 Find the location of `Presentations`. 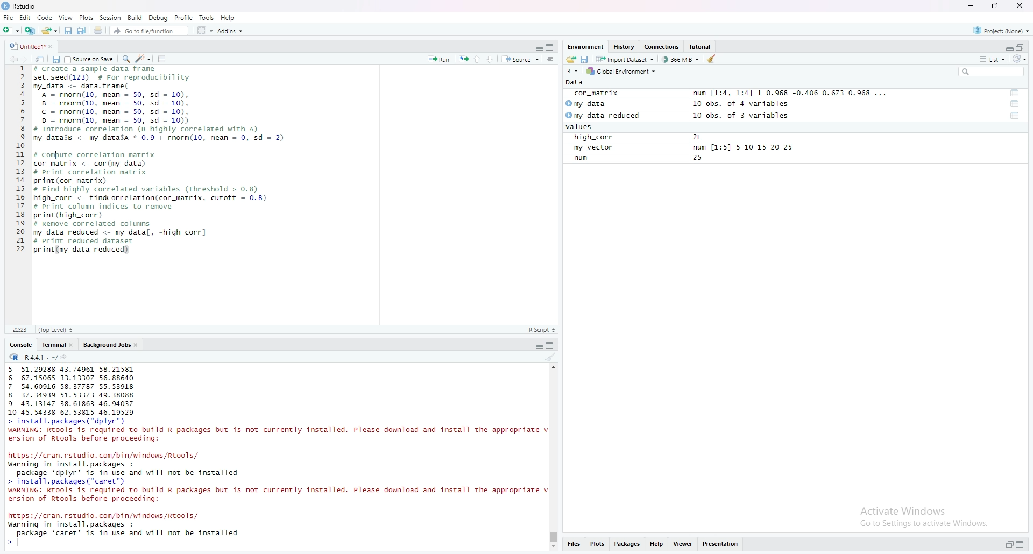

Presentations is located at coordinates (721, 544).